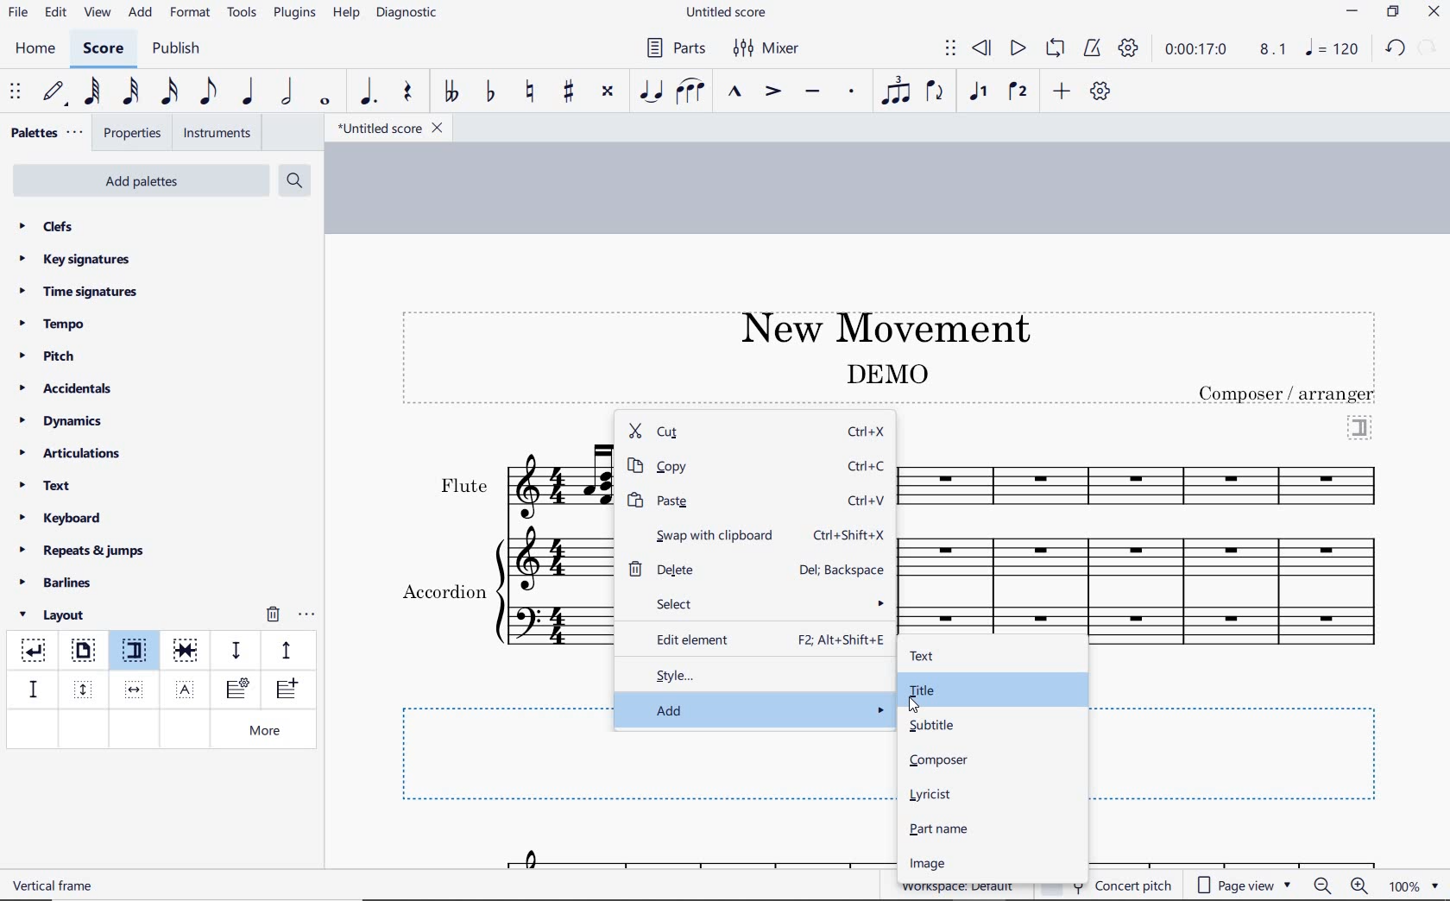 The height and width of the screenshot is (901, 1450). What do you see at coordinates (1360, 425) in the screenshot?
I see `section break` at bounding box center [1360, 425].